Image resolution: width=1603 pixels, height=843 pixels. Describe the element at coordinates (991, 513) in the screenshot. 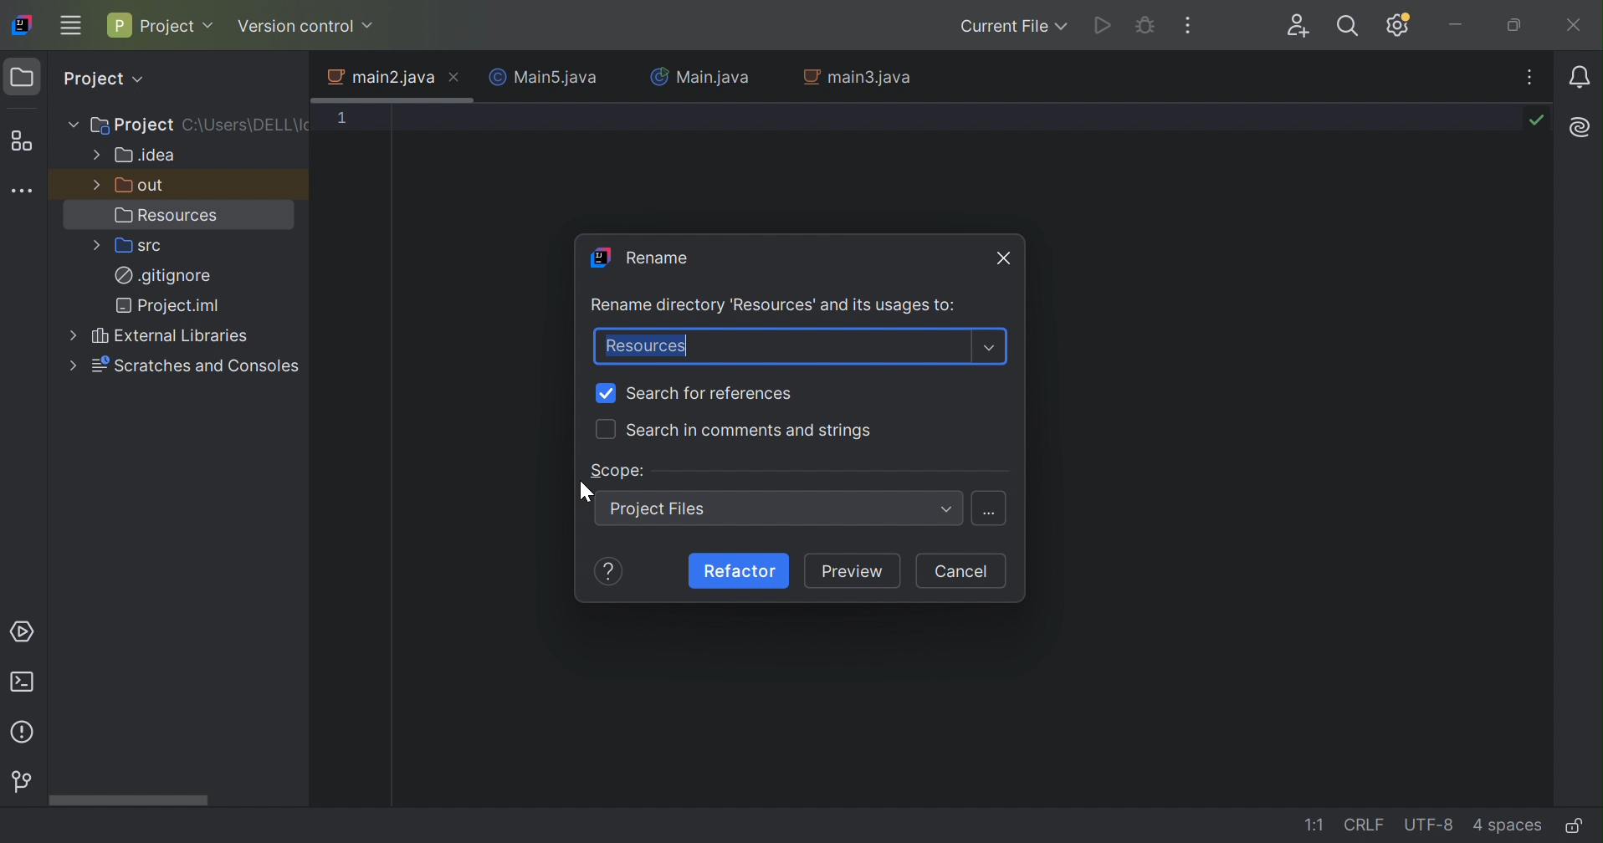

I see `Shift+Enter` at that location.